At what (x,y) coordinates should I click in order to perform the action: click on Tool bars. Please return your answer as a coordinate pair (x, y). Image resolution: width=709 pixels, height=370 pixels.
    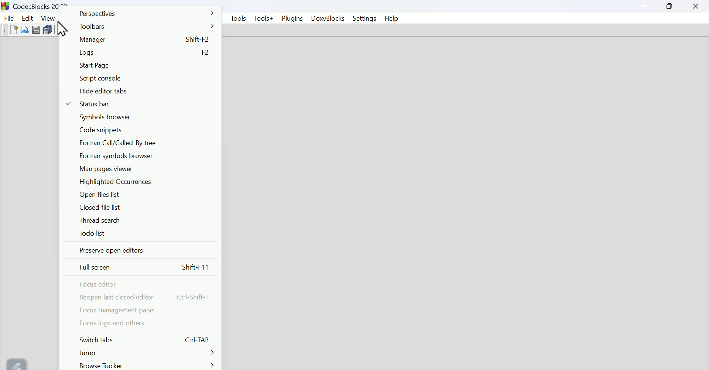
    Looking at the image, I should click on (147, 26).